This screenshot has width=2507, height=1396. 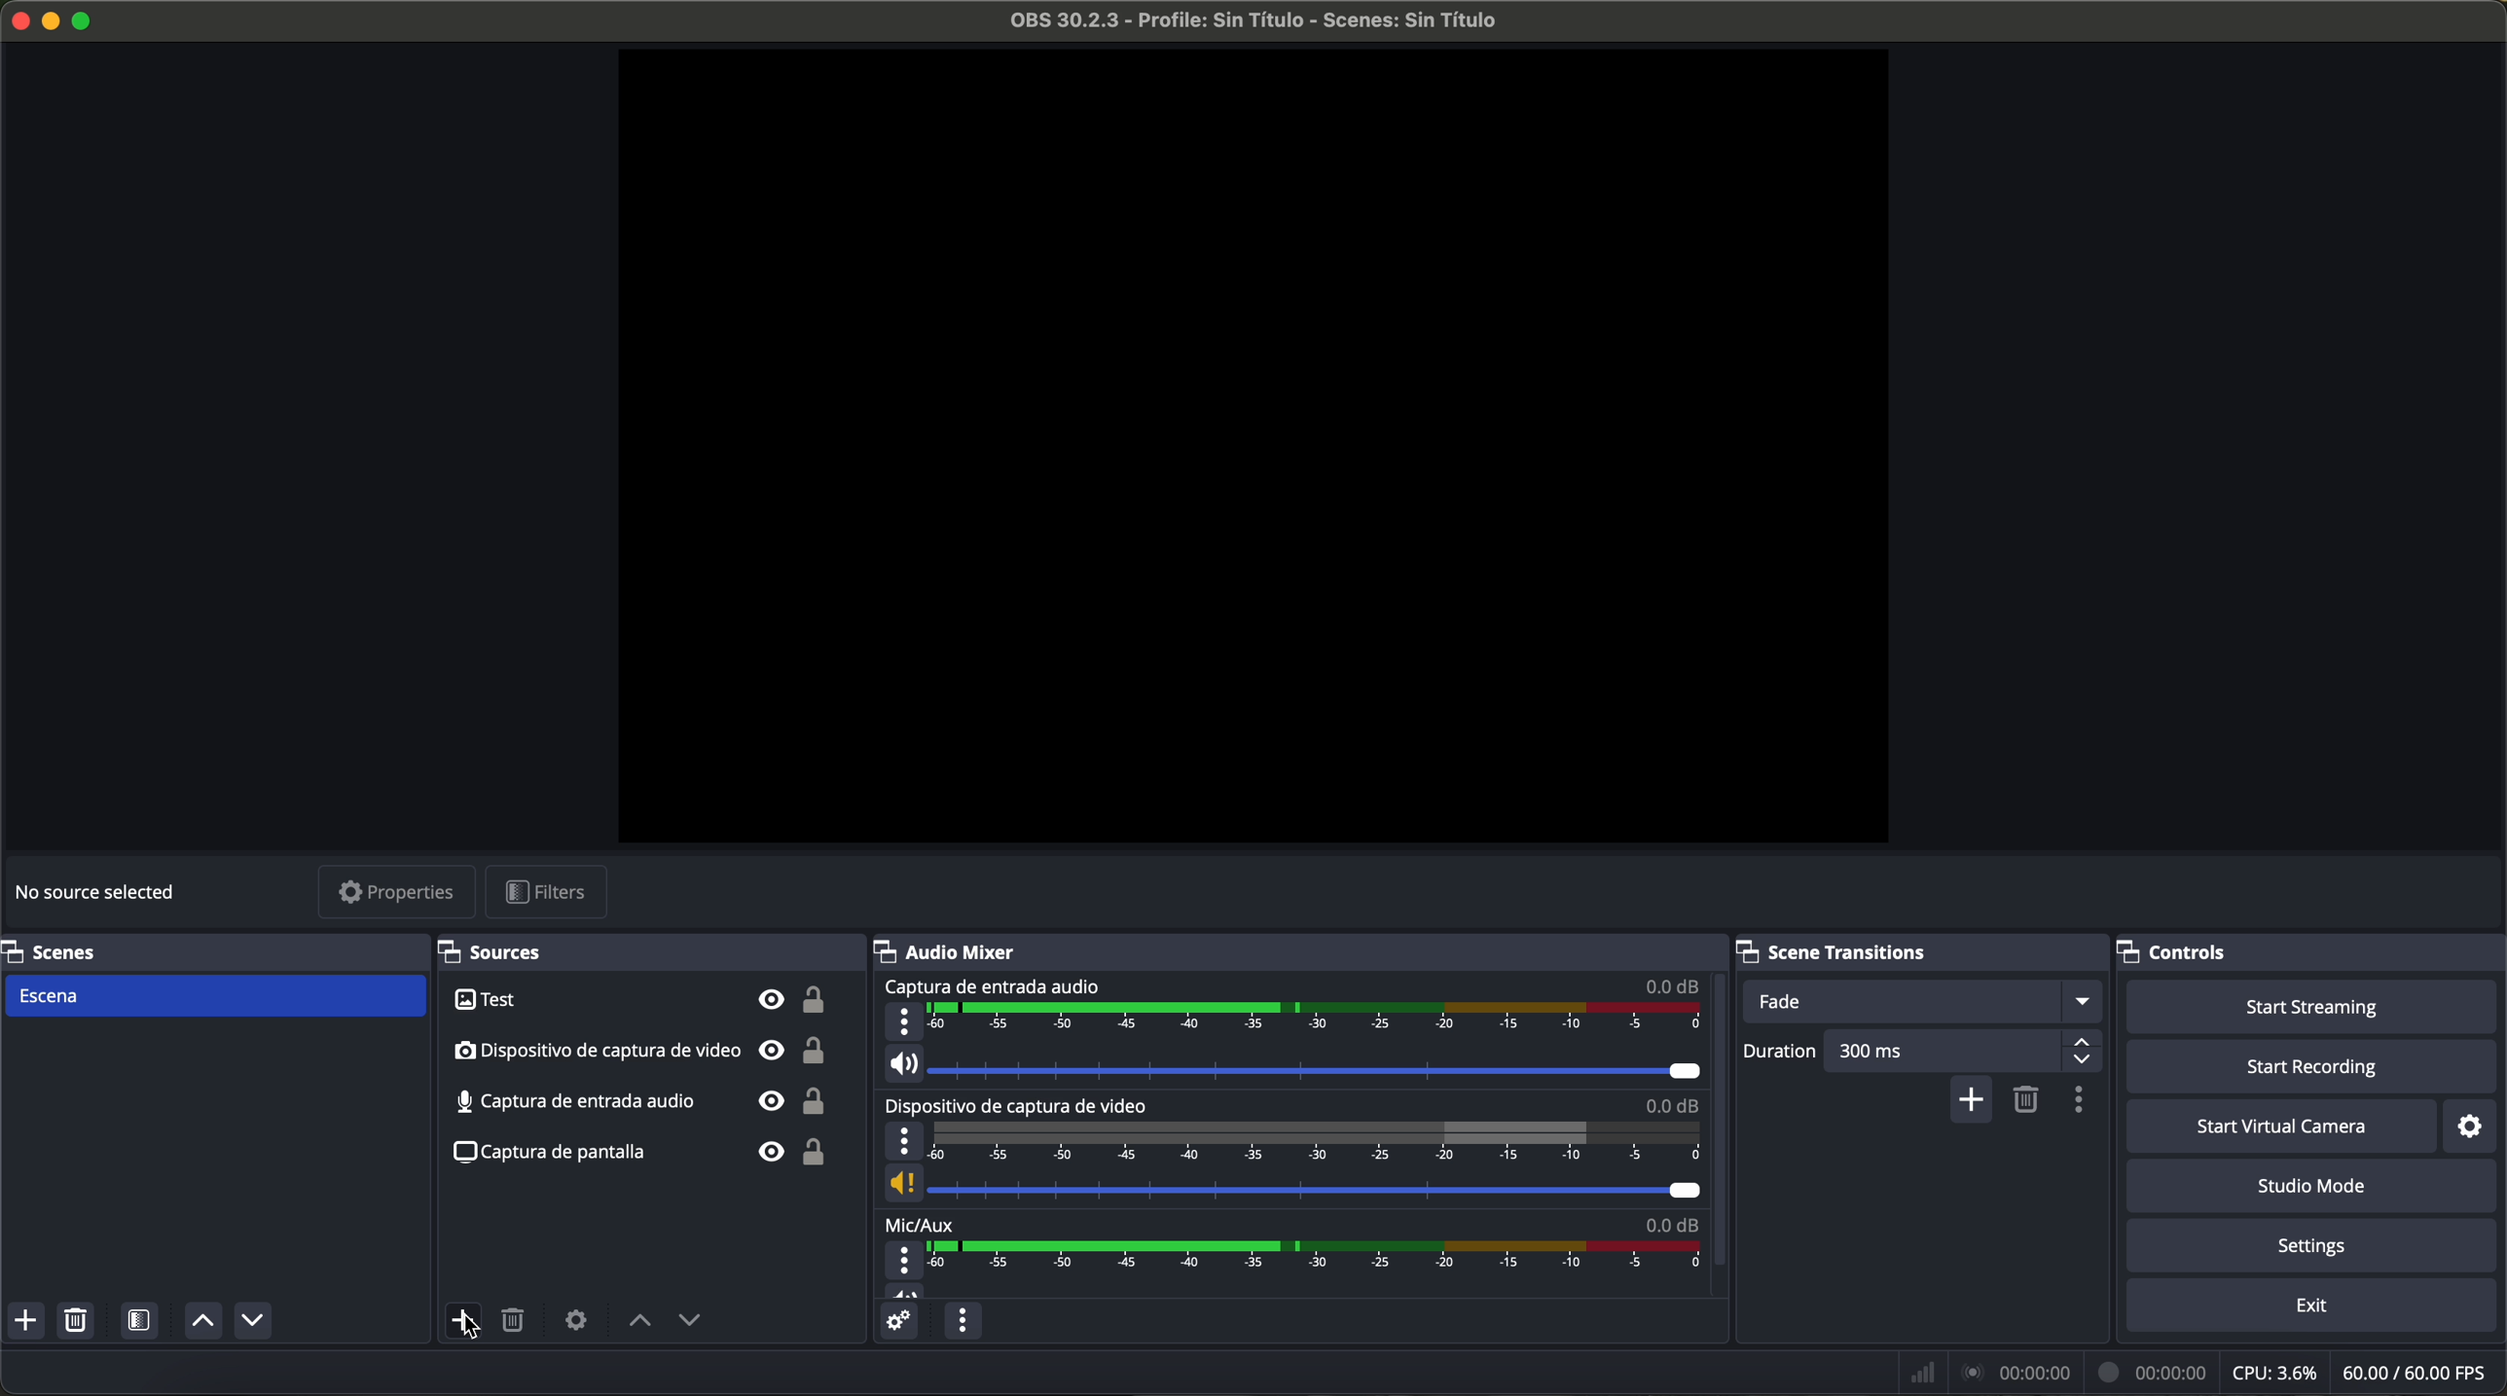 I want to click on transition properties, so click(x=2083, y=1102).